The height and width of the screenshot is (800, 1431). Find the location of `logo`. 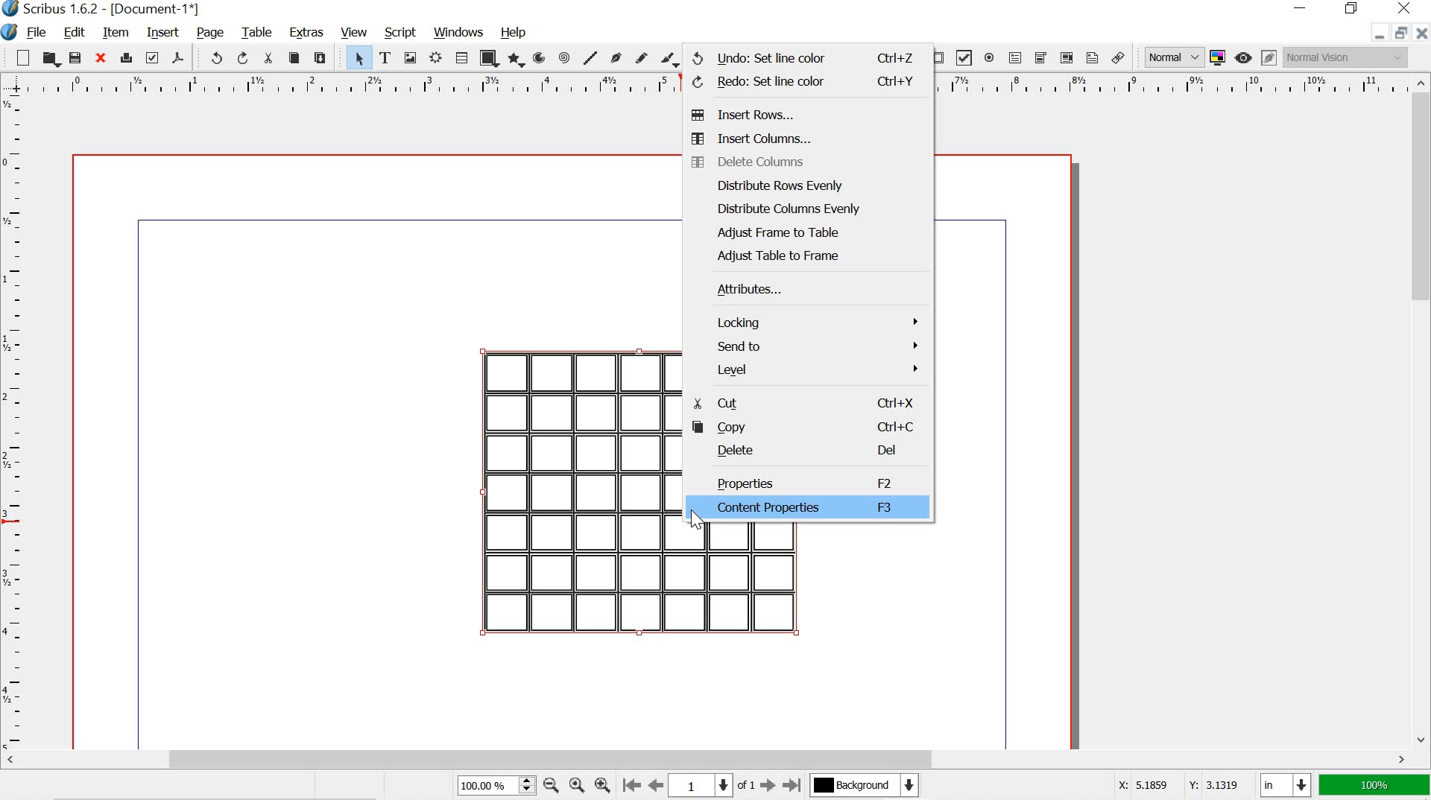

logo is located at coordinates (8, 33).